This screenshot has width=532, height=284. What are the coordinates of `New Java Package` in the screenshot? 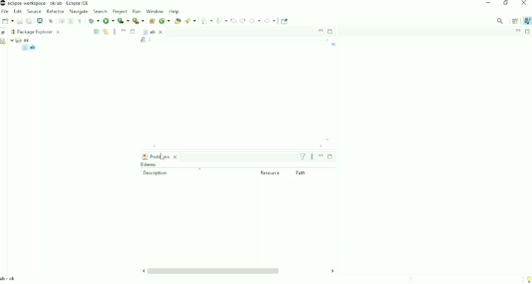 It's located at (152, 21).